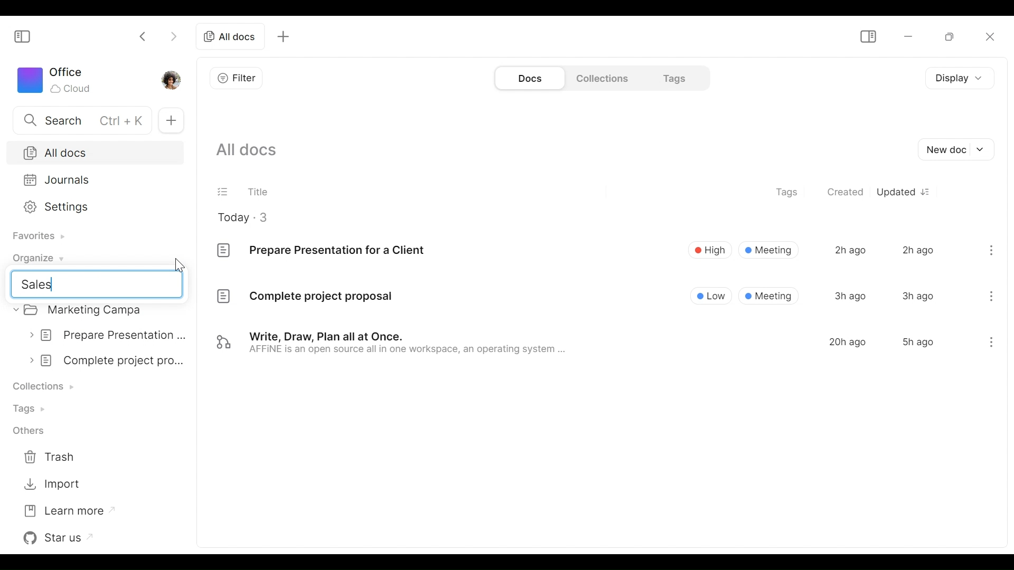 The image size is (1014, 570). What do you see at coordinates (58, 455) in the screenshot?
I see `Trash` at bounding box center [58, 455].